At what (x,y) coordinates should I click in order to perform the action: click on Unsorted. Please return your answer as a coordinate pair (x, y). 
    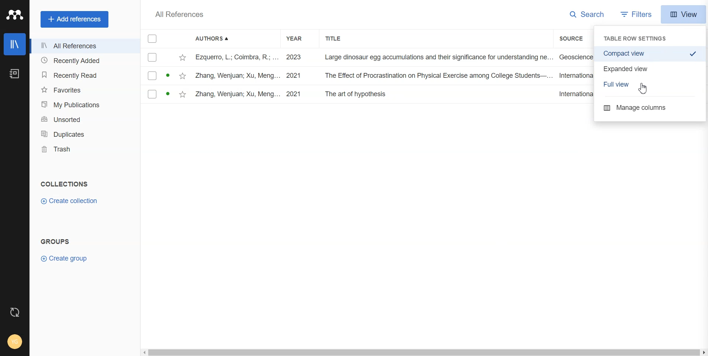
    Looking at the image, I should click on (79, 119).